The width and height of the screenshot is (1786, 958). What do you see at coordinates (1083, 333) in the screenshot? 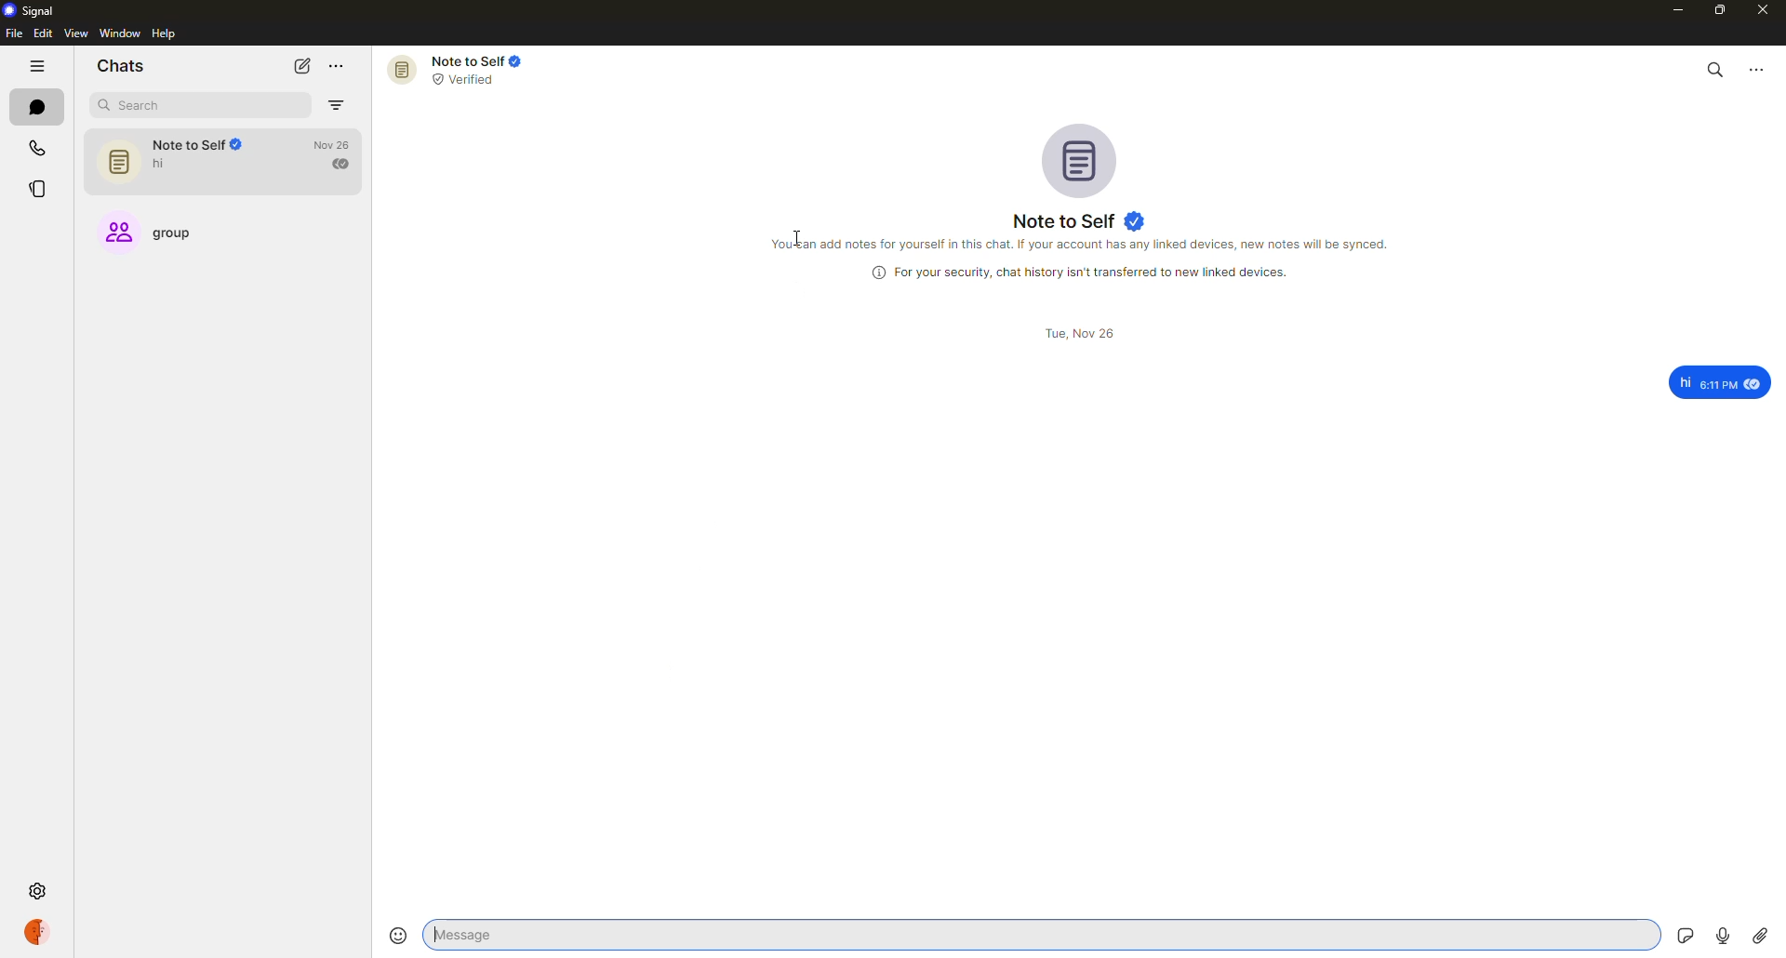
I see `date` at bounding box center [1083, 333].